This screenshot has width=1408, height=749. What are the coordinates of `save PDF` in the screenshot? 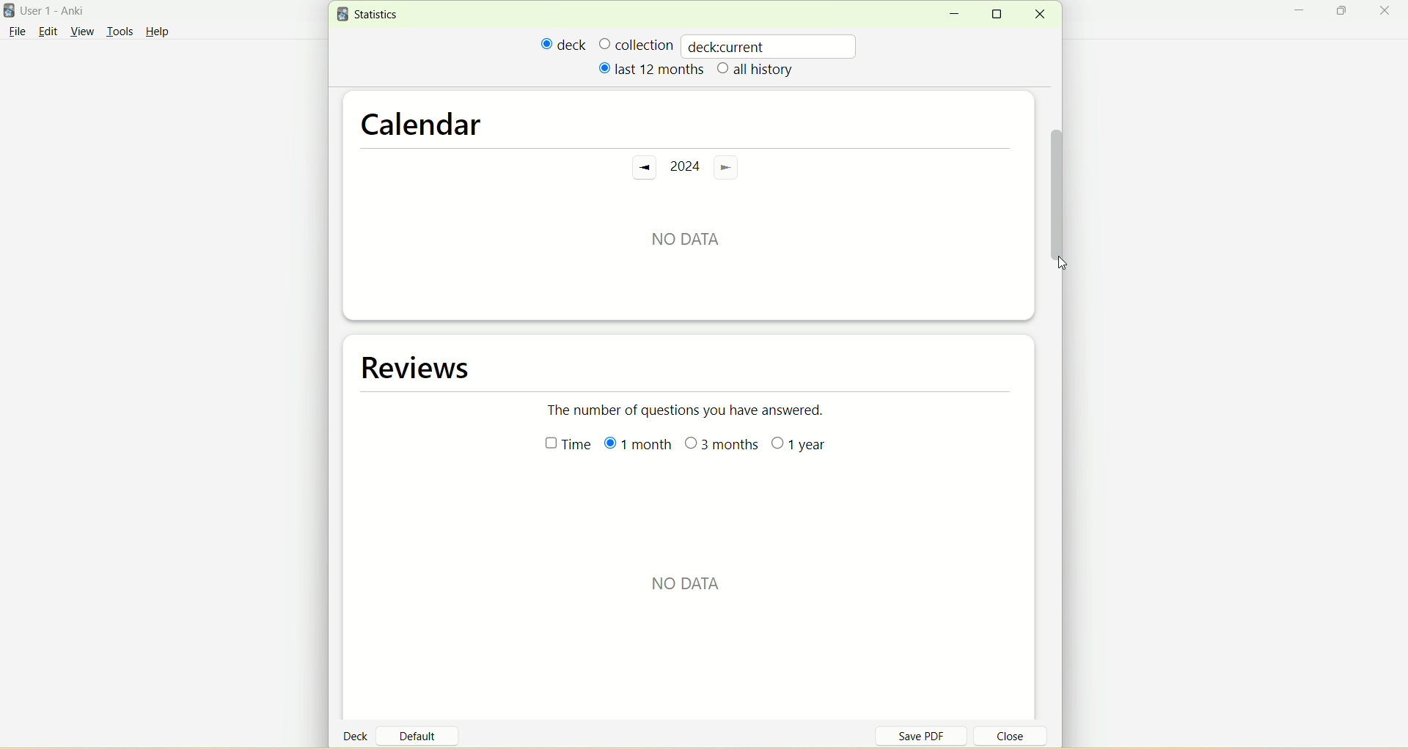 It's located at (930, 735).